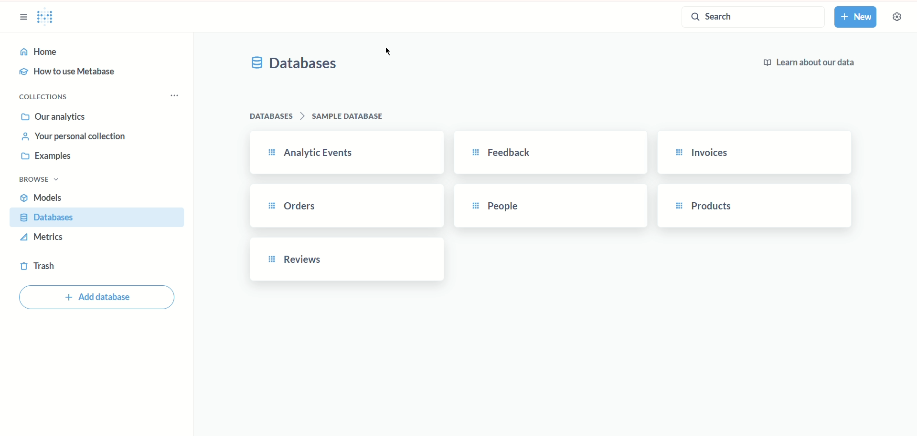 The height and width of the screenshot is (436, 917). What do you see at coordinates (755, 153) in the screenshot?
I see `invoices` at bounding box center [755, 153].